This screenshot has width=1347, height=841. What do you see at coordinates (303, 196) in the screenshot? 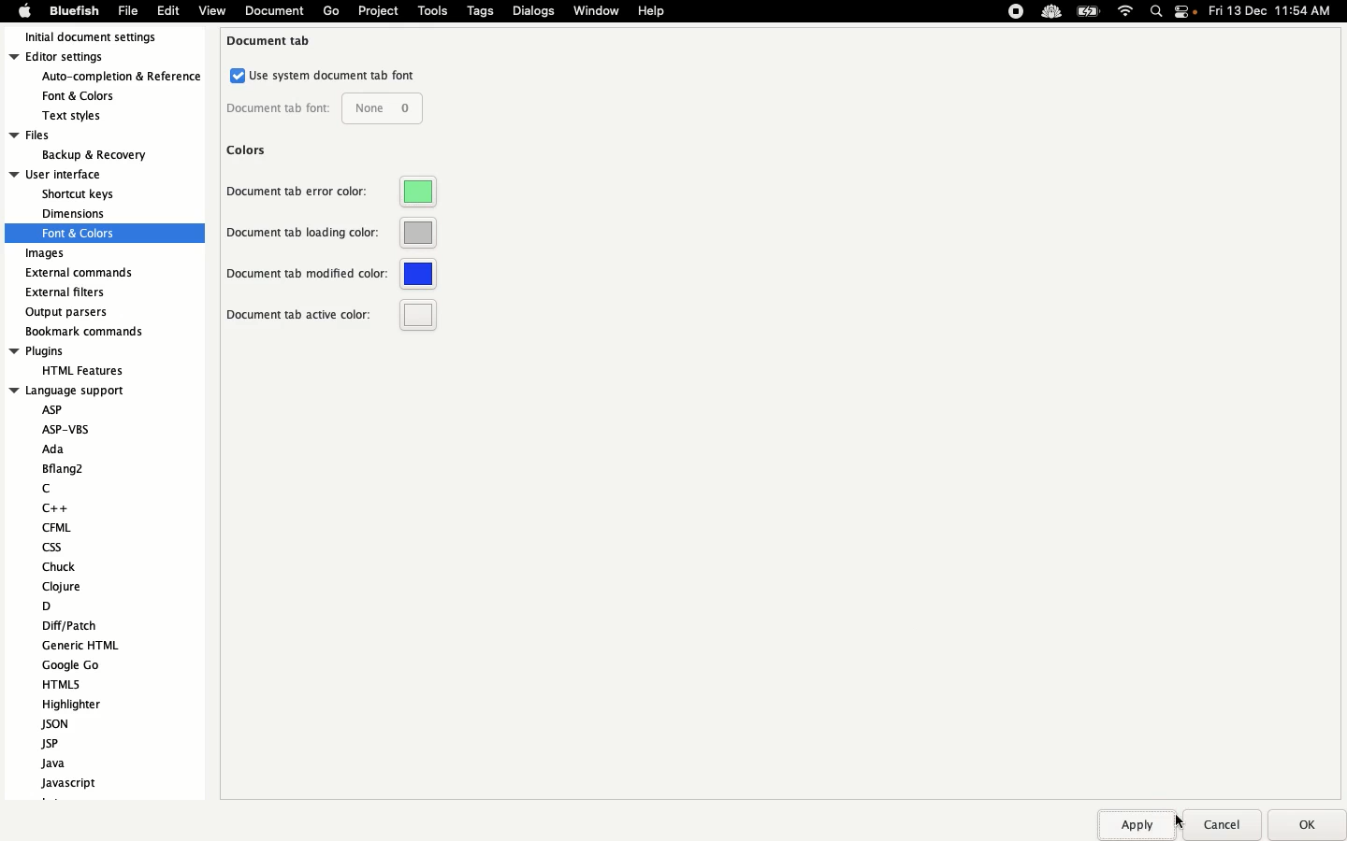
I see `Document tab error color` at bounding box center [303, 196].